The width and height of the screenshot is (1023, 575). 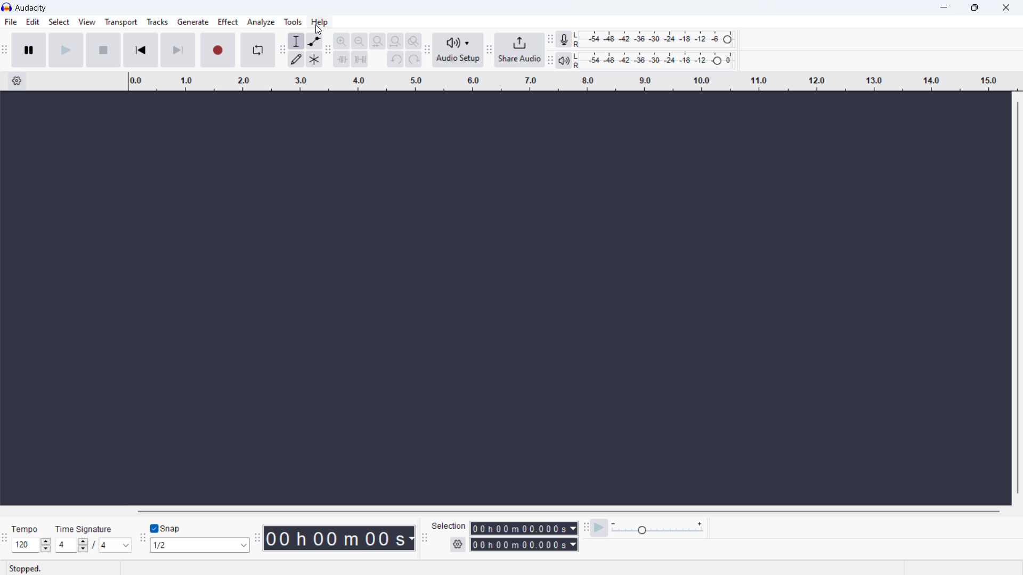 What do you see at coordinates (157, 22) in the screenshot?
I see `tracks` at bounding box center [157, 22].